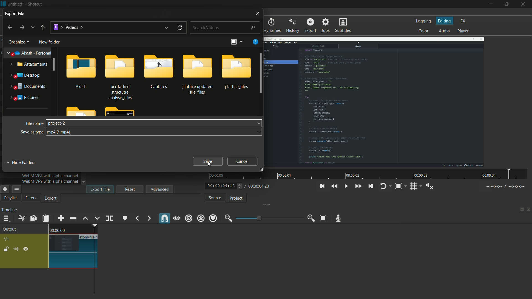 The image size is (532, 299). I want to click on current time, so click(220, 186).